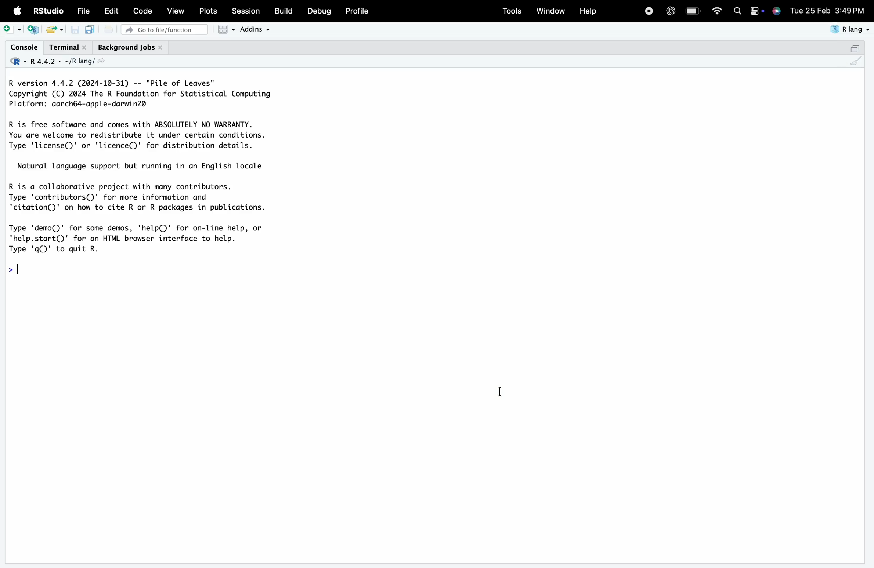 The width and height of the screenshot is (874, 568). What do you see at coordinates (850, 29) in the screenshot?
I see `R lang` at bounding box center [850, 29].